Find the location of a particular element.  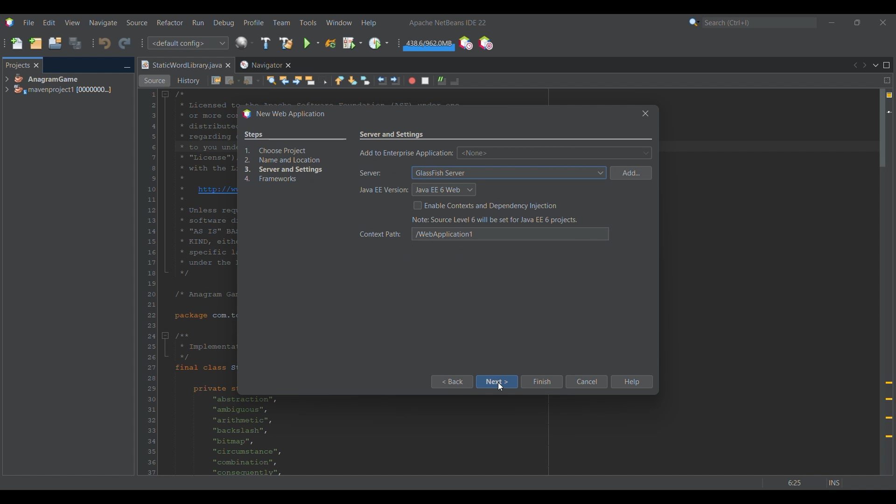

Add @override annotation is located at coordinates (889, 410).